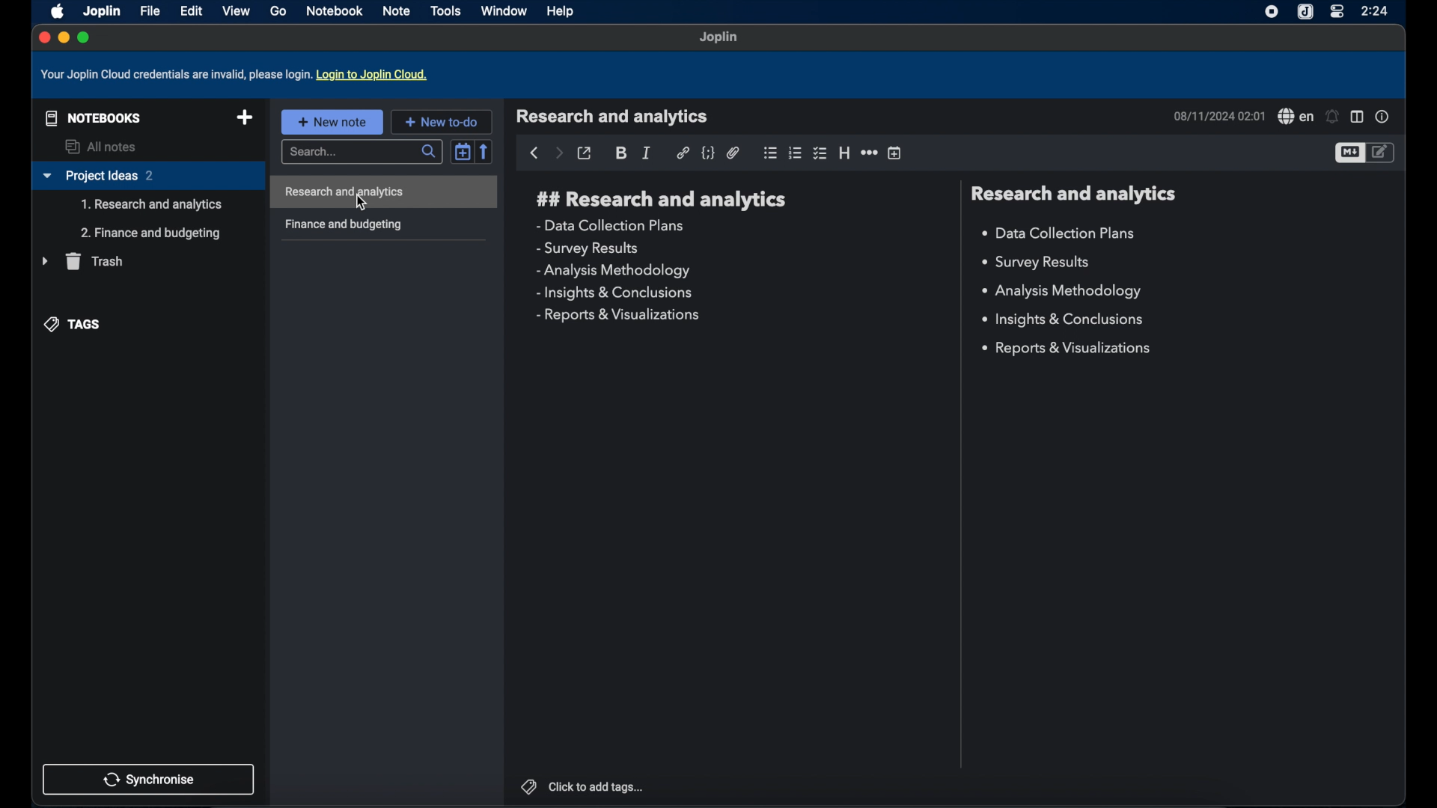 Image resolution: width=1437 pixels, height=808 pixels. What do you see at coordinates (101, 10) in the screenshot?
I see `Joplin` at bounding box center [101, 10].